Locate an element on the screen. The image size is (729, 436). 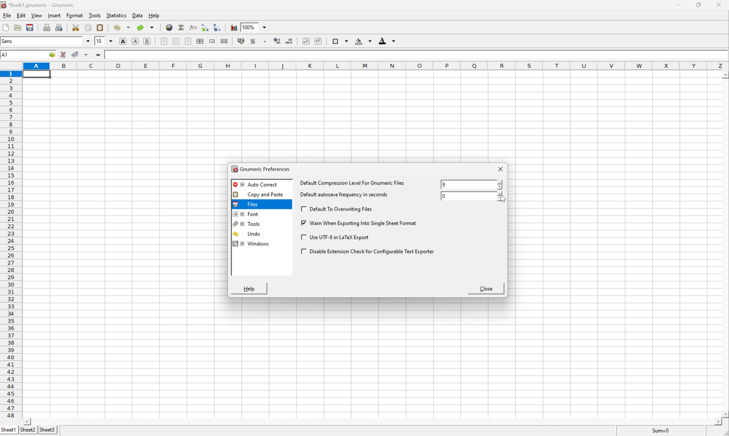
100% is located at coordinates (254, 27).